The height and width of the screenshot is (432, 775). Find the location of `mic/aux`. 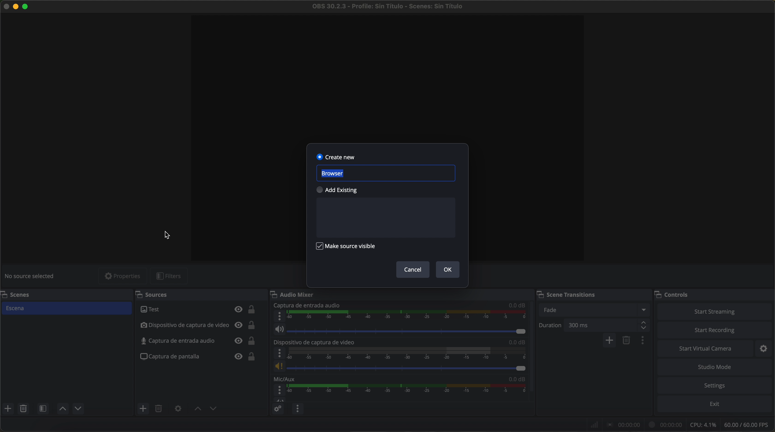

mic/aux is located at coordinates (287, 379).